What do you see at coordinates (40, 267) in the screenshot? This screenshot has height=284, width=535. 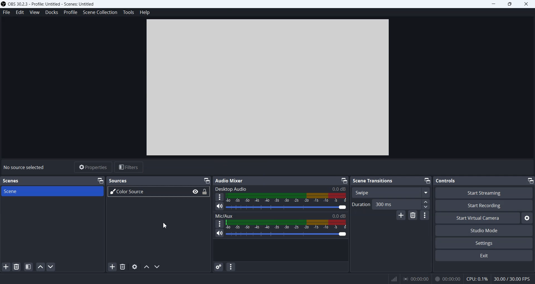 I see `Move Scene UP` at bounding box center [40, 267].